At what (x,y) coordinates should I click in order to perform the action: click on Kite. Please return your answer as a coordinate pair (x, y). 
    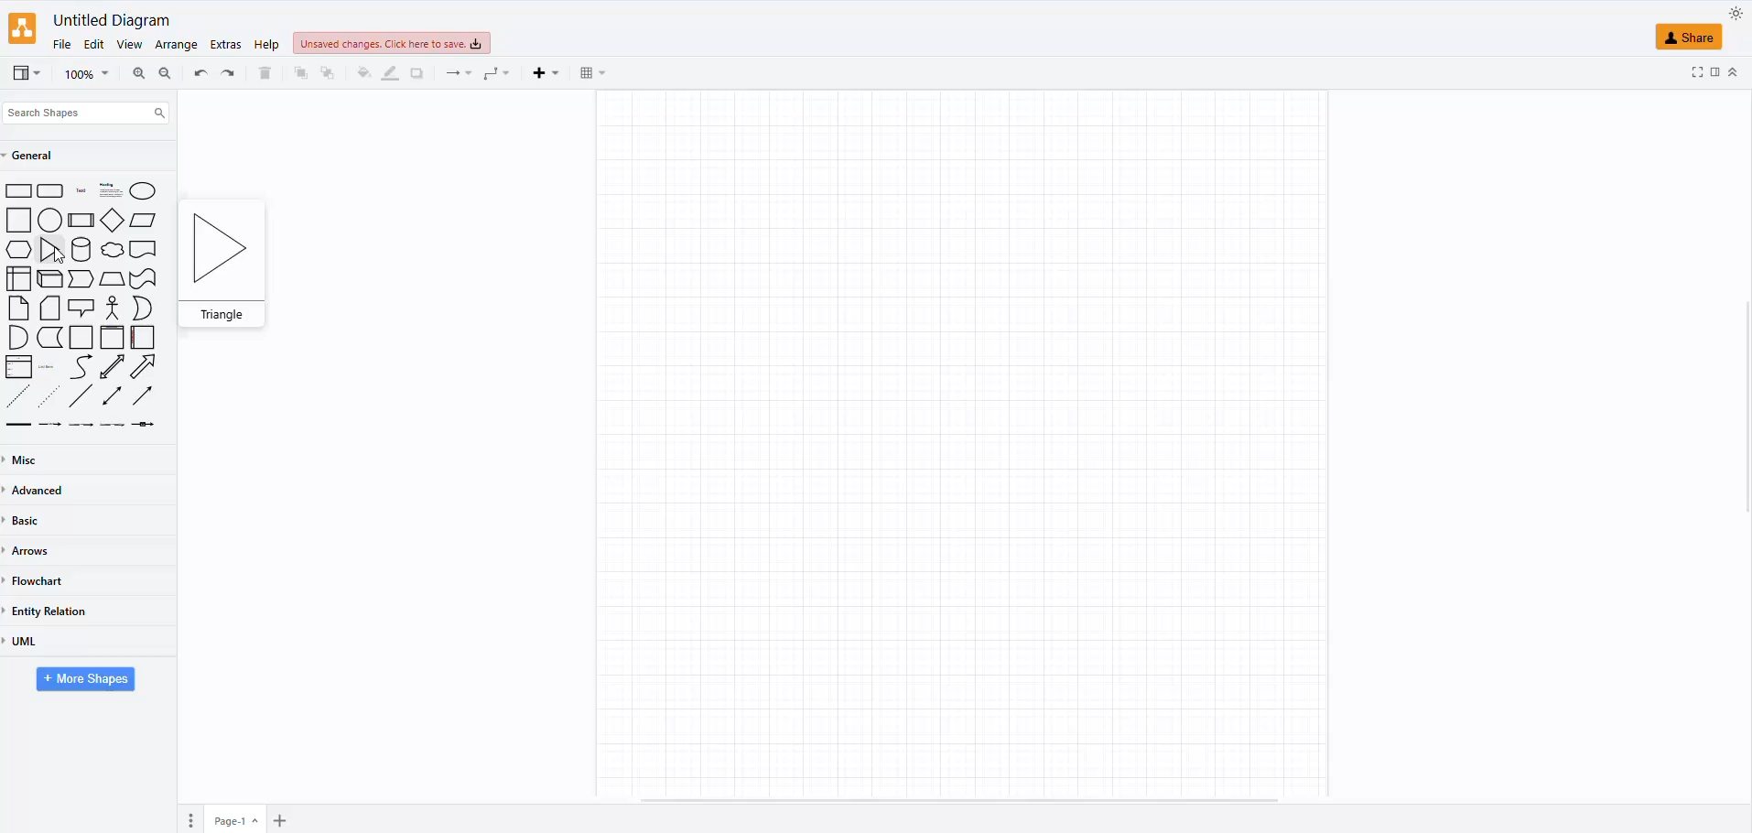
    Looking at the image, I should click on (114, 220).